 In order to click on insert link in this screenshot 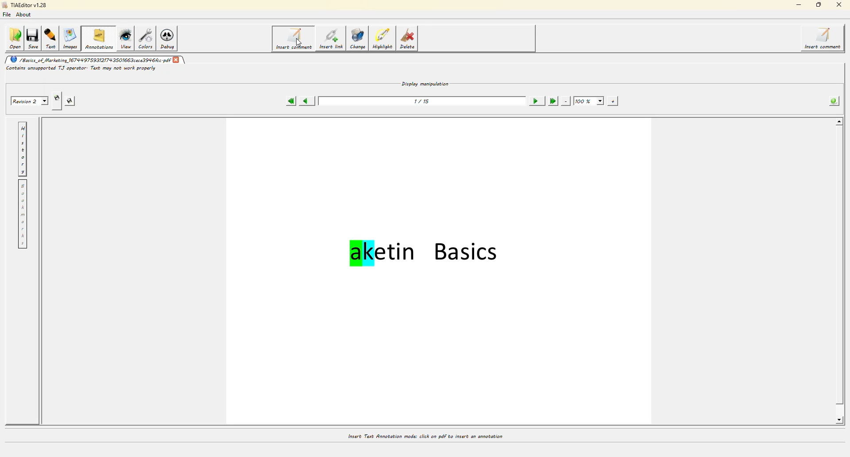, I will do `click(331, 40)`.